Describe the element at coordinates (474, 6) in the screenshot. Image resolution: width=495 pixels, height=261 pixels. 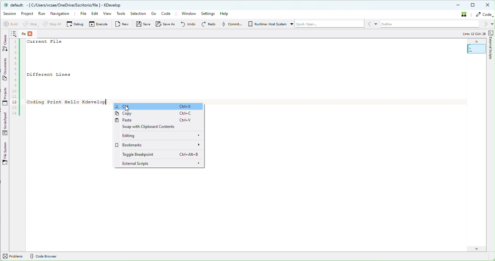
I see `Maximize` at that location.